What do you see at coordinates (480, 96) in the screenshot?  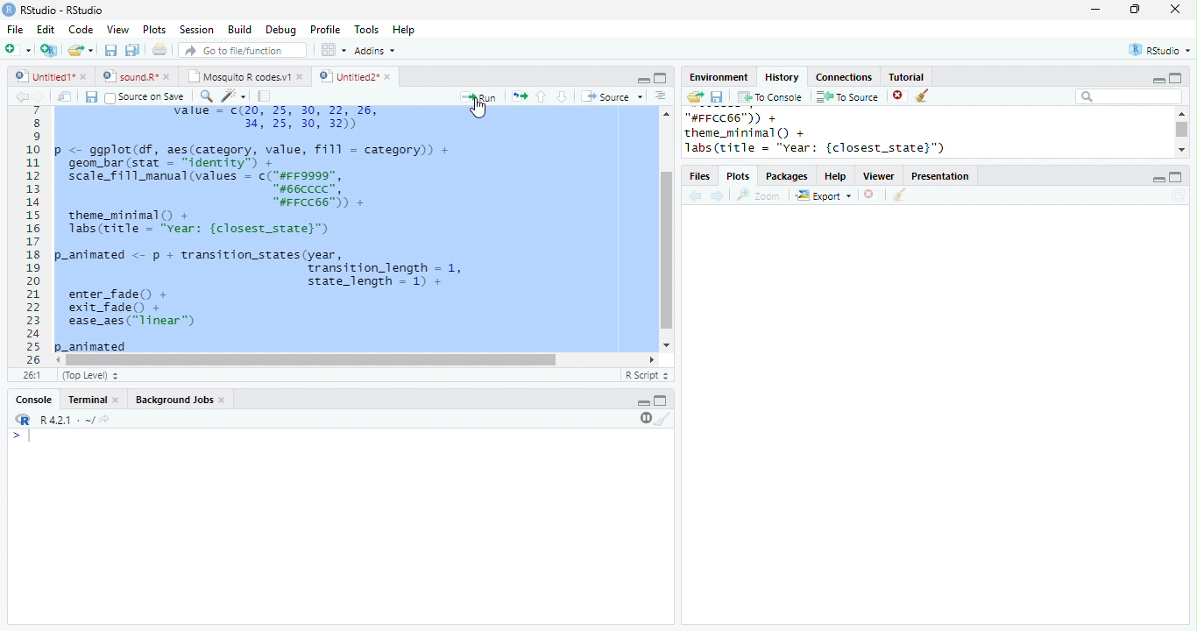 I see `Run` at bounding box center [480, 96].